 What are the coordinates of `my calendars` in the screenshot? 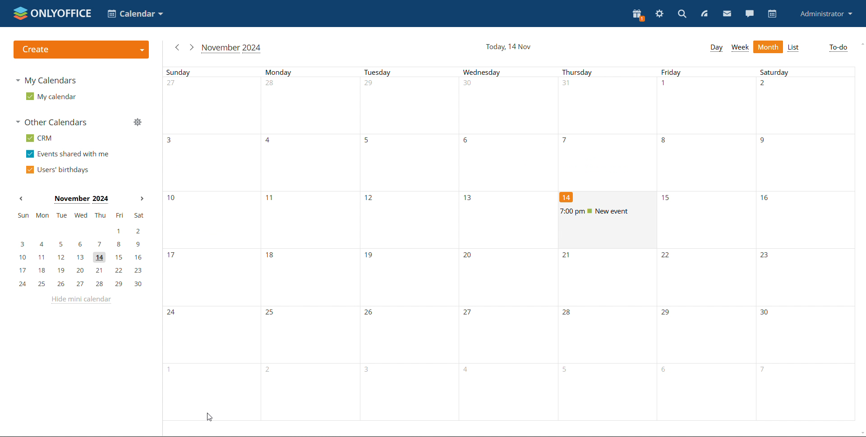 It's located at (46, 81).